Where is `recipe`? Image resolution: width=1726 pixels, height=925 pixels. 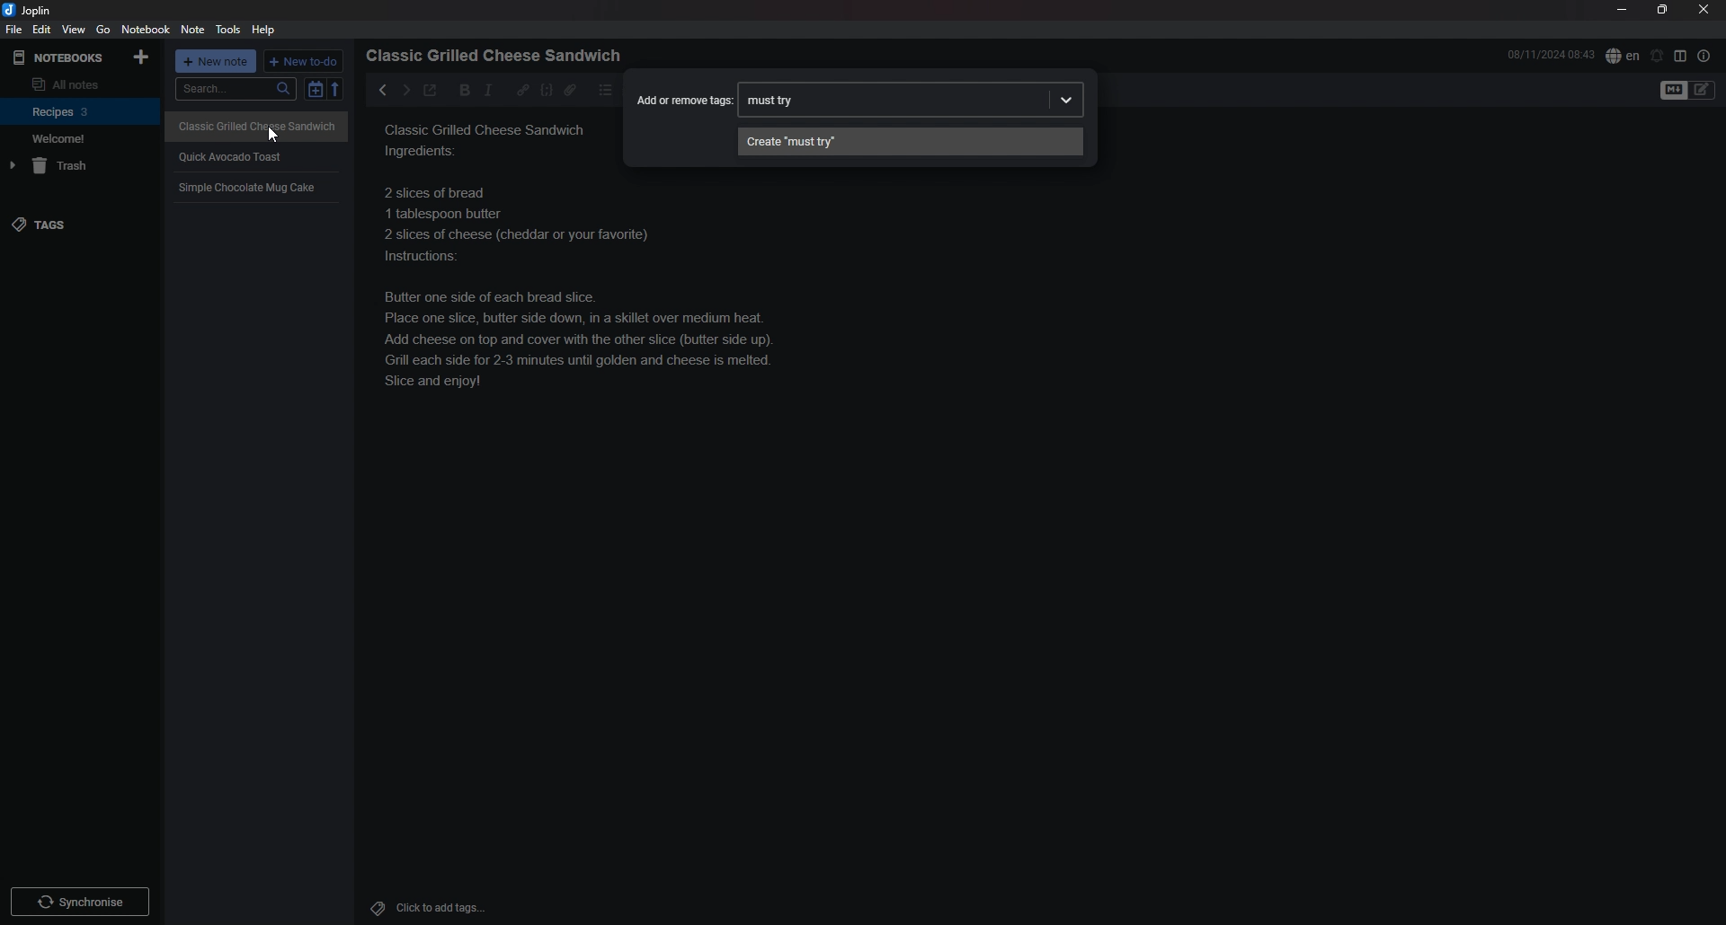
recipe is located at coordinates (252, 124).